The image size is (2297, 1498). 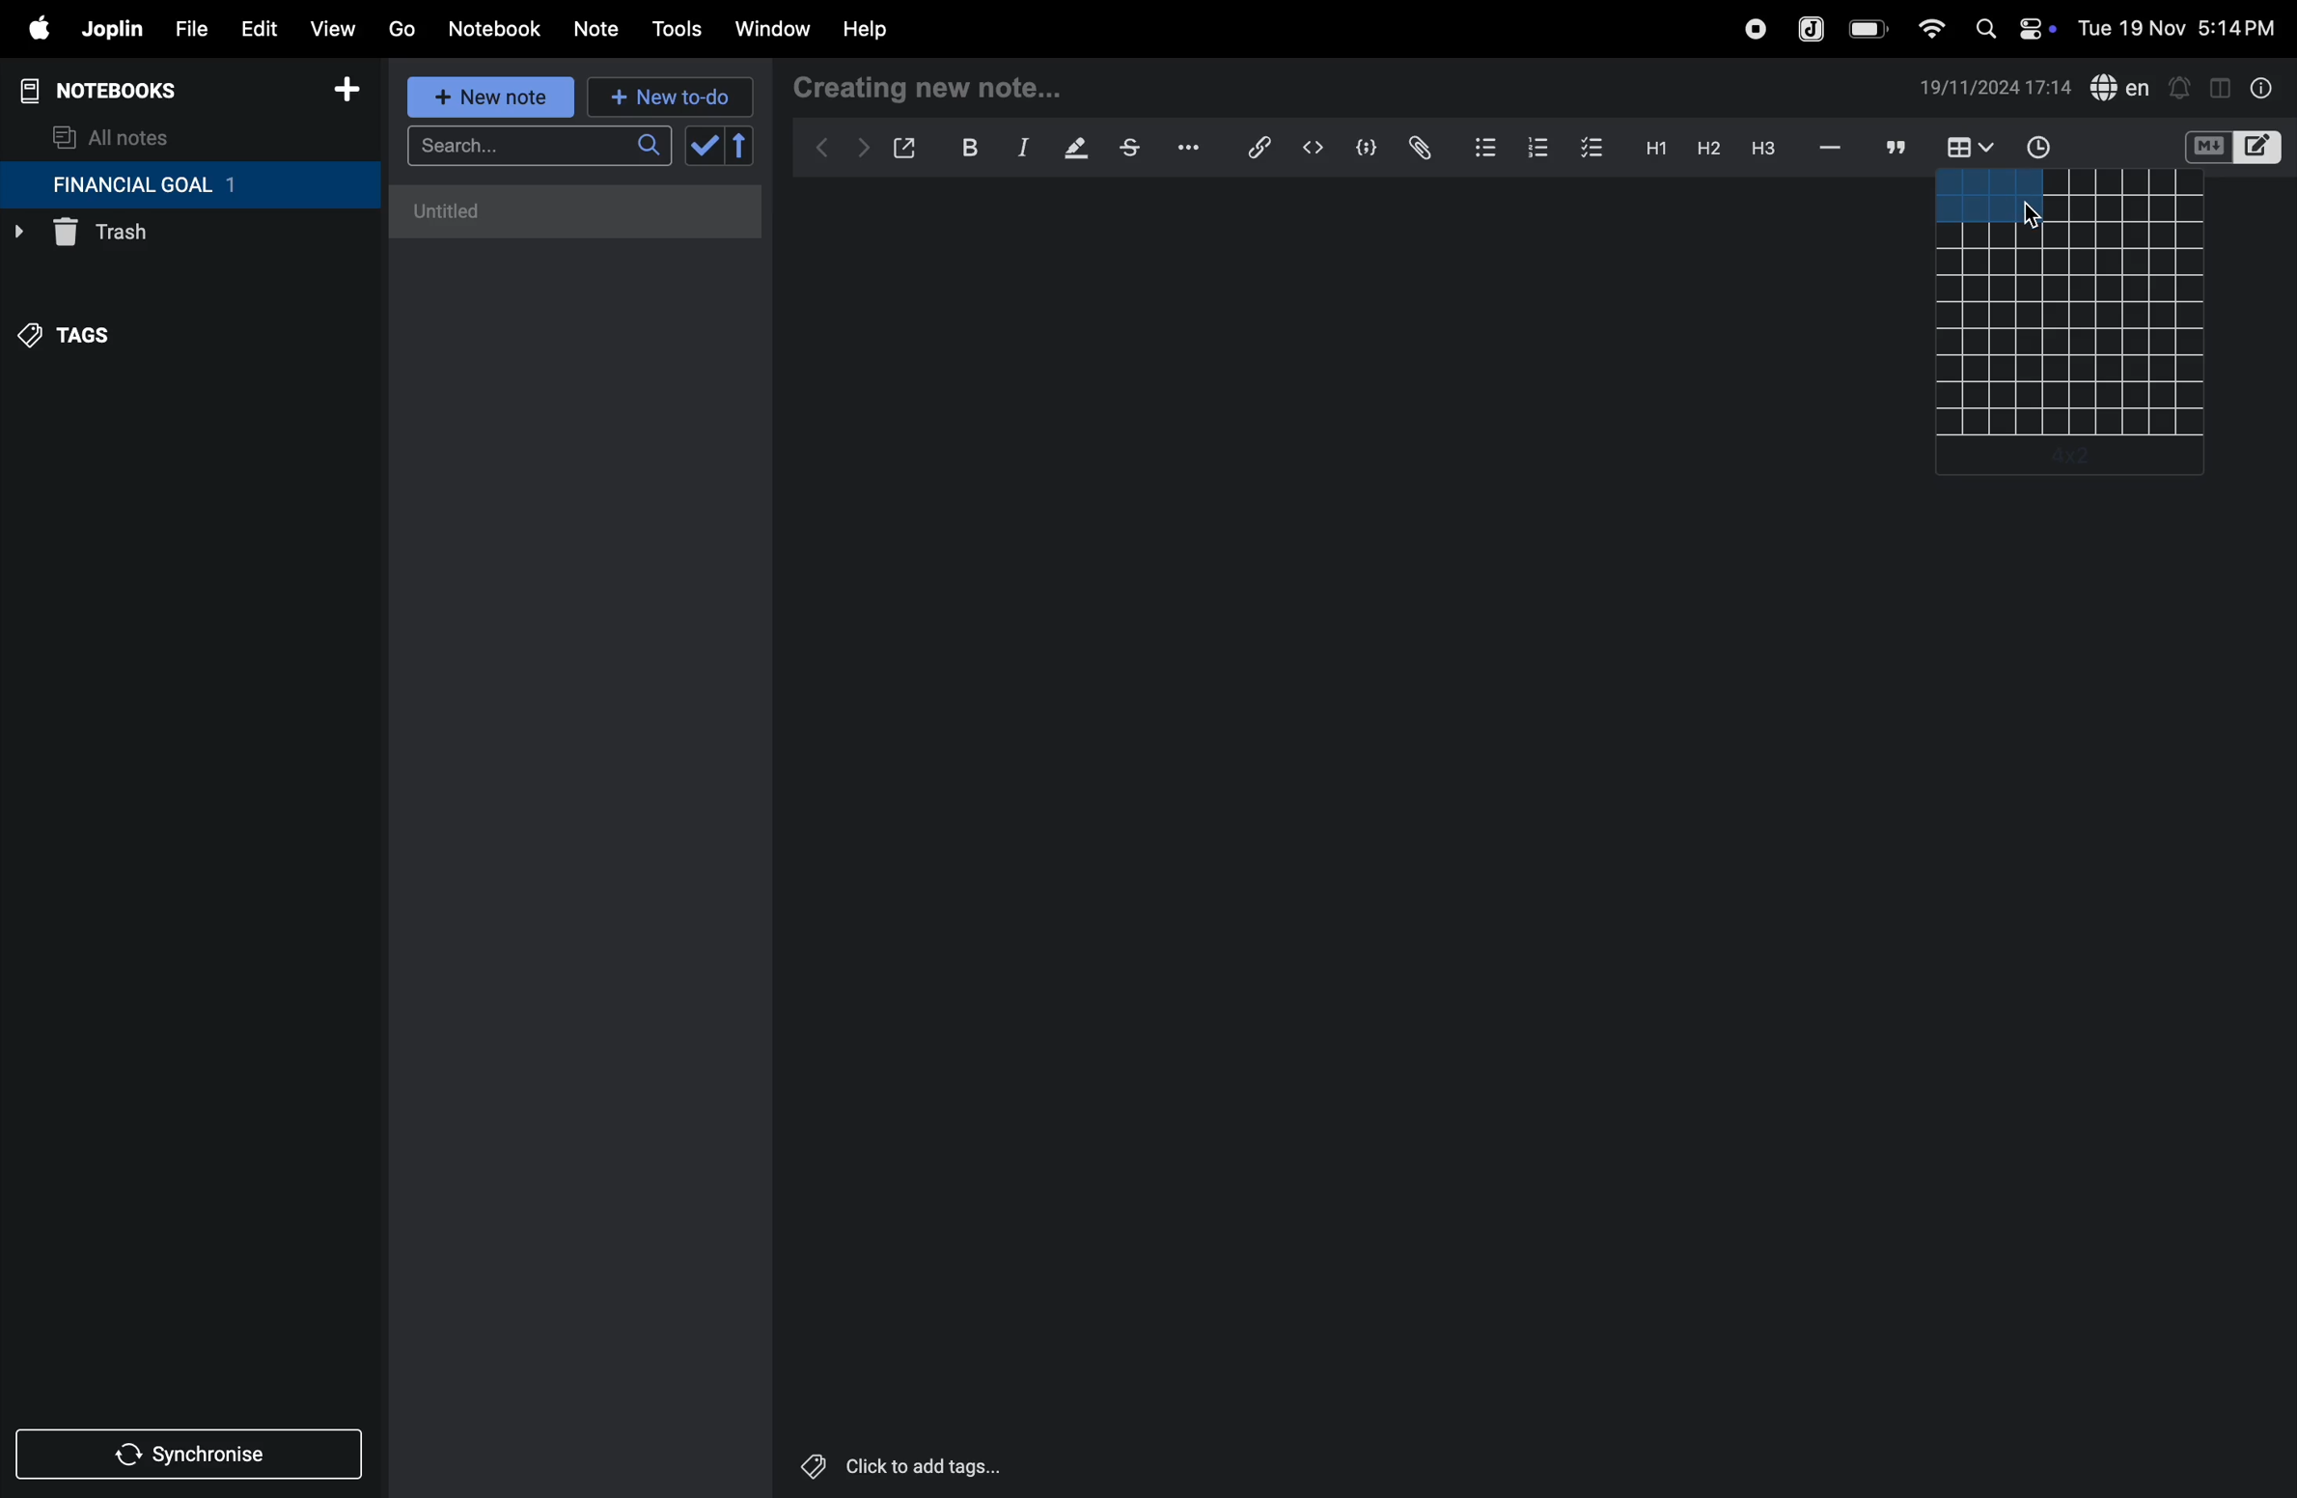 I want to click on H1, so click(x=1653, y=149).